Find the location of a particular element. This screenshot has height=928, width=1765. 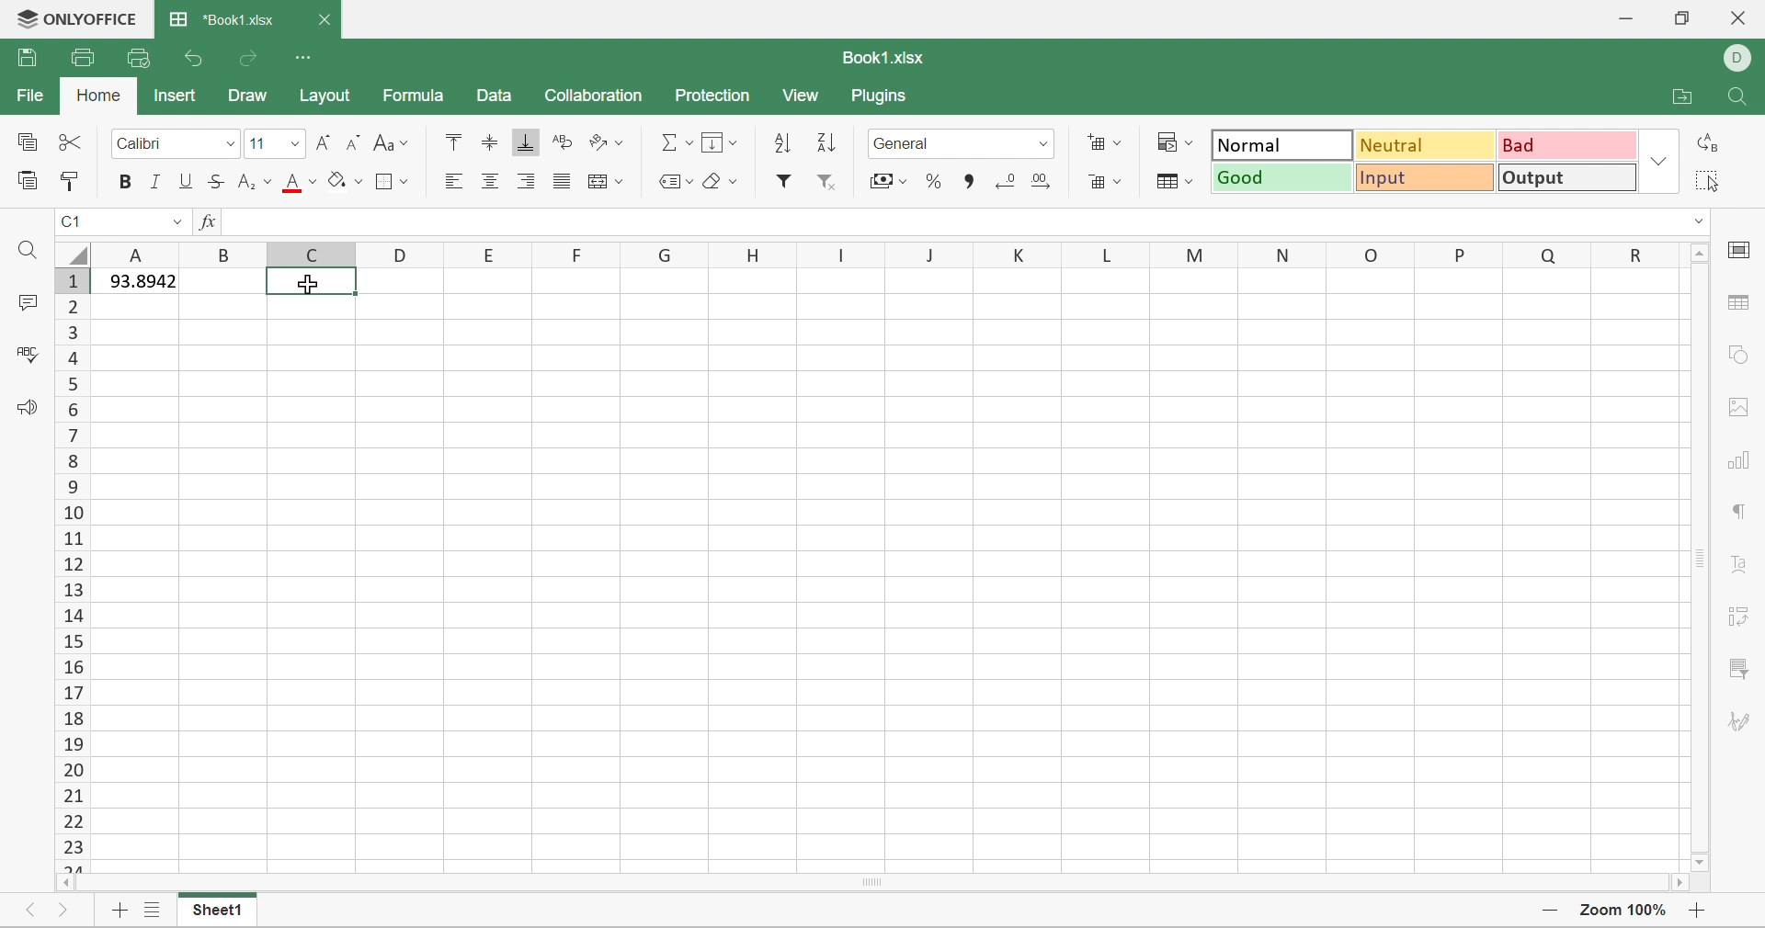

Customize Quick Access Toolbar is located at coordinates (306, 56).